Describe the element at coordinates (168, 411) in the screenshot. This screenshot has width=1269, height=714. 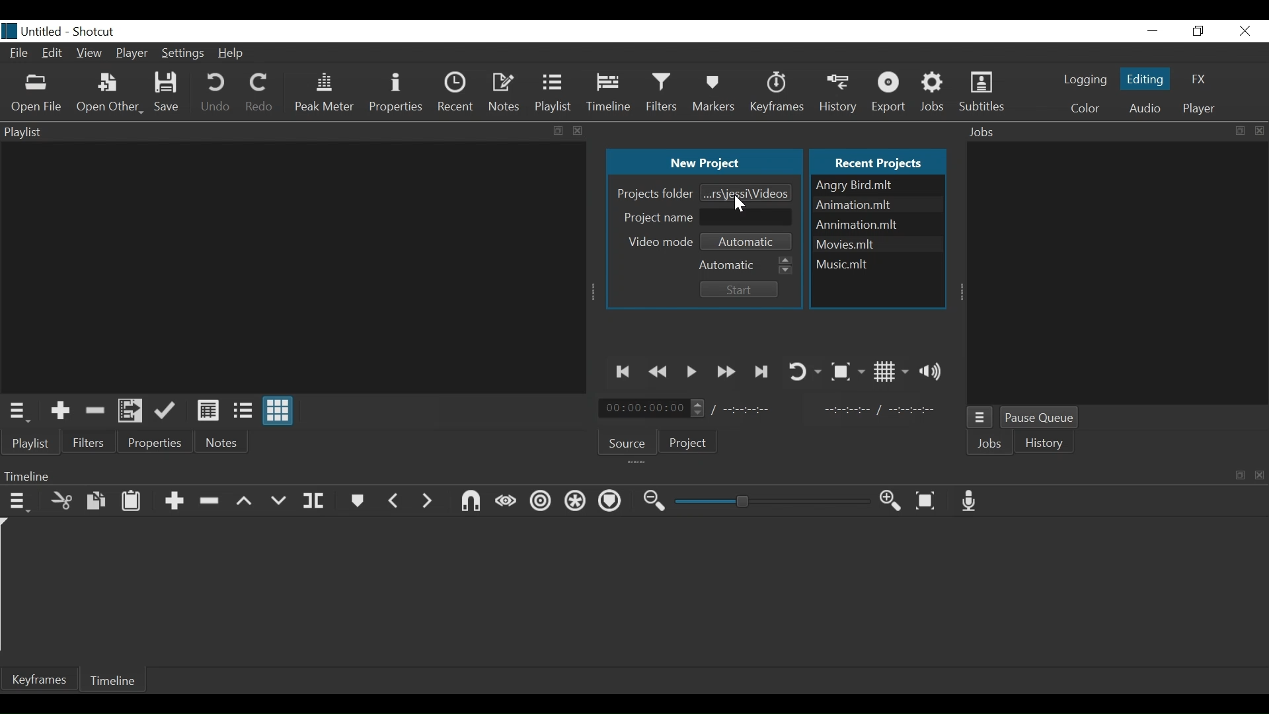
I see `Update` at that location.